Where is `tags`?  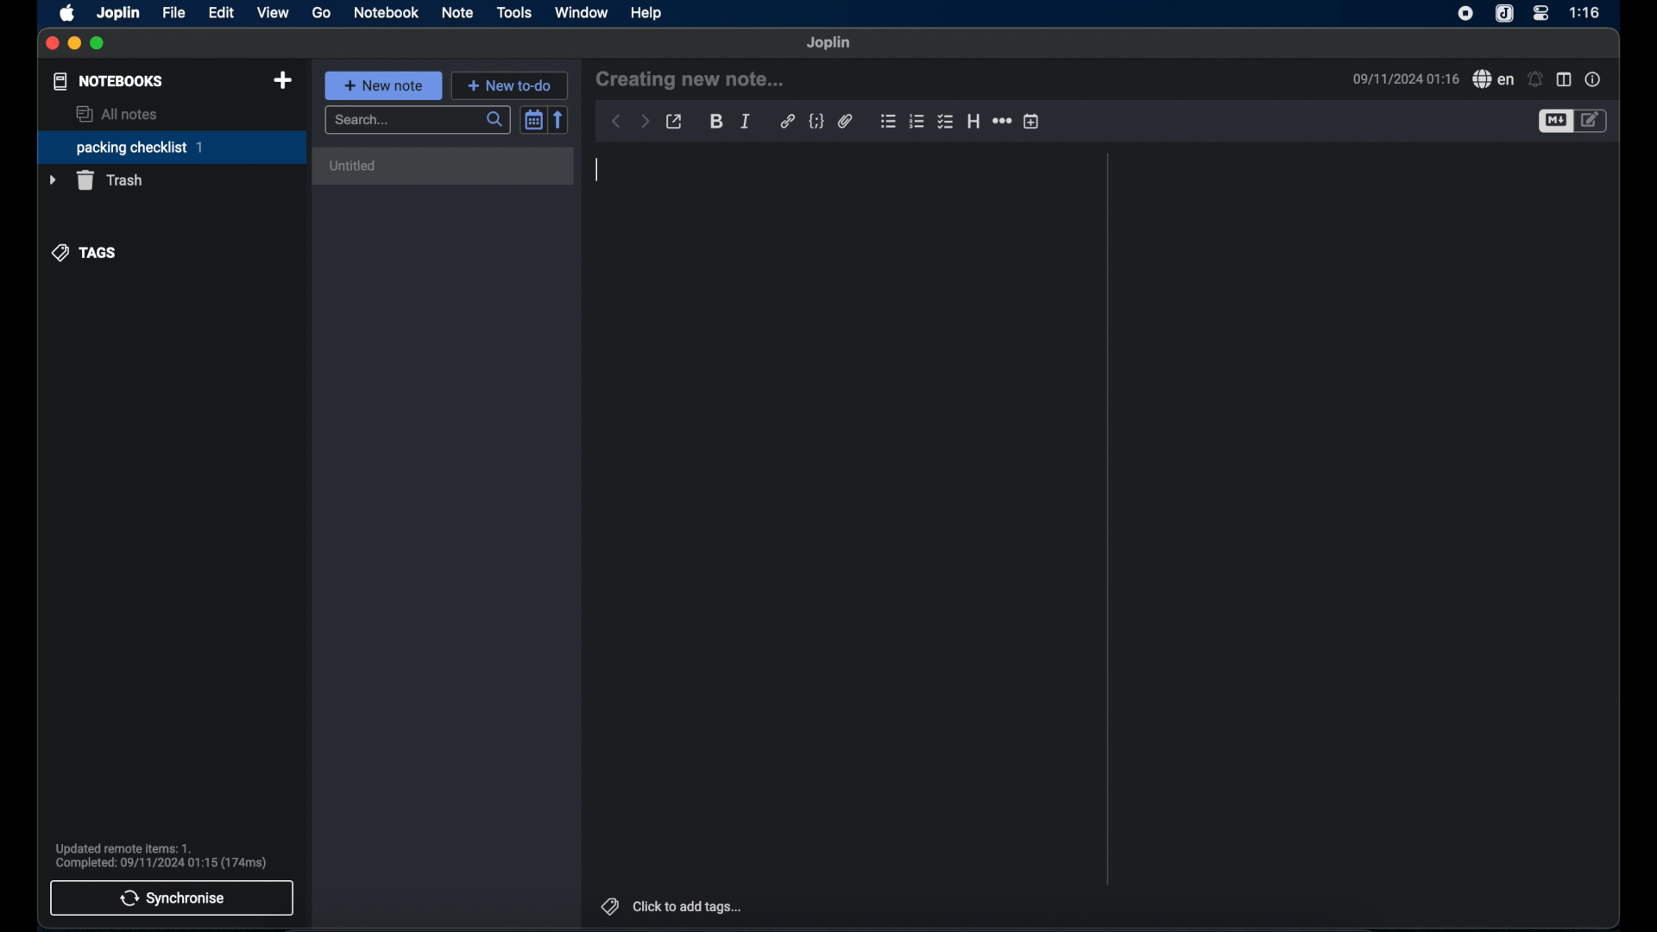 tags is located at coordinates (84, 254).